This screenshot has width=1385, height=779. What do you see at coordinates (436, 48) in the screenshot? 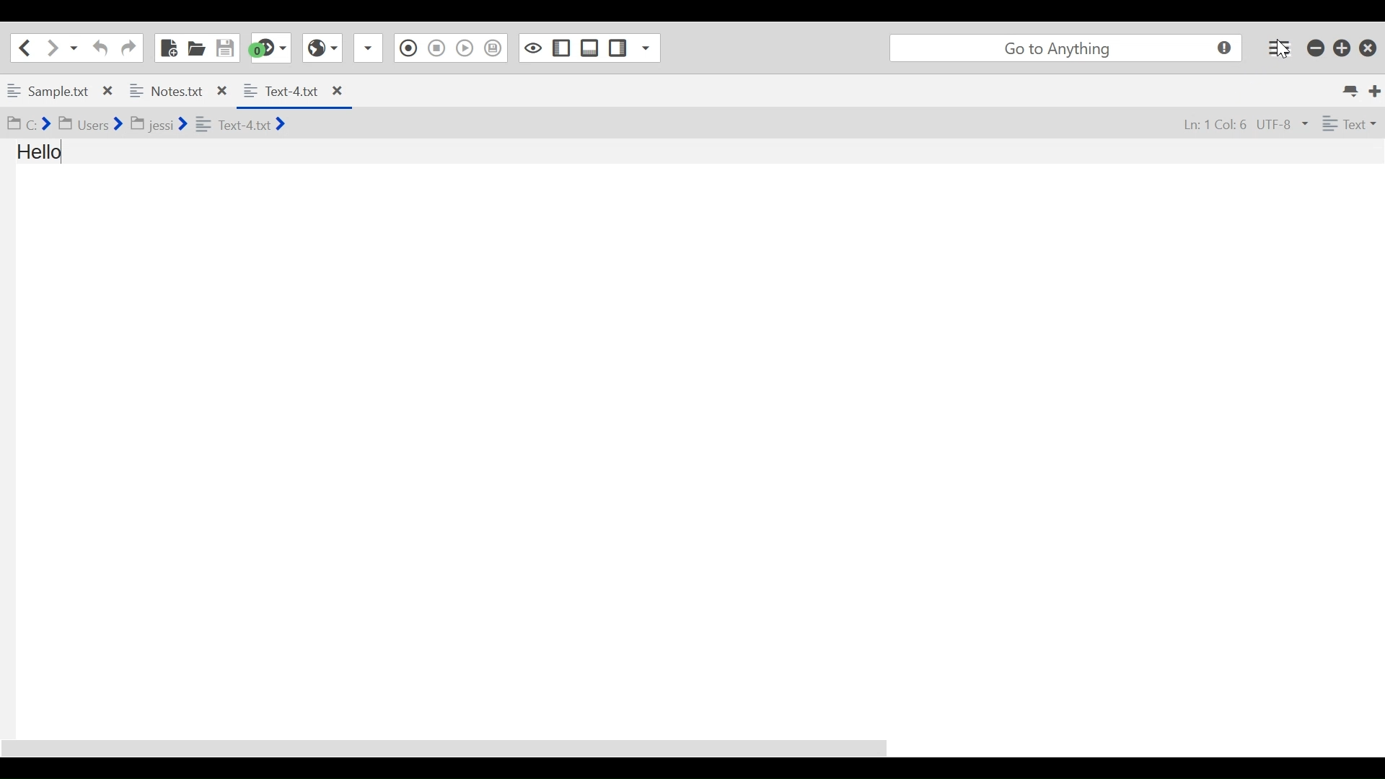
I see `Stop Recording Macro` at bounding box center [436, 48].